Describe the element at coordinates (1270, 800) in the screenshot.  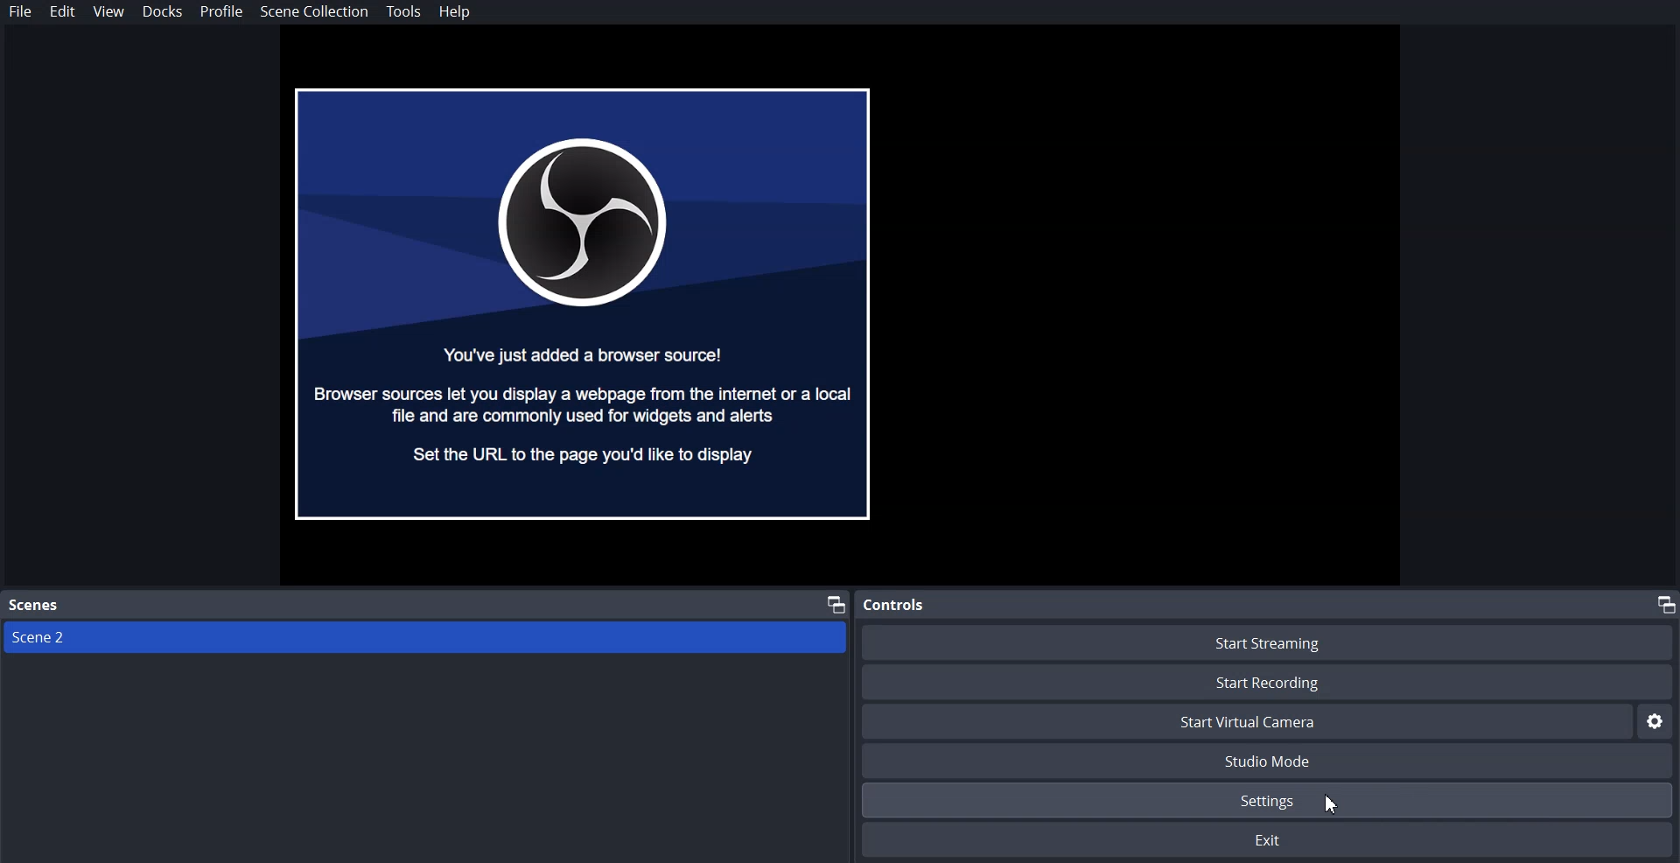
I see `Settings` at that location.